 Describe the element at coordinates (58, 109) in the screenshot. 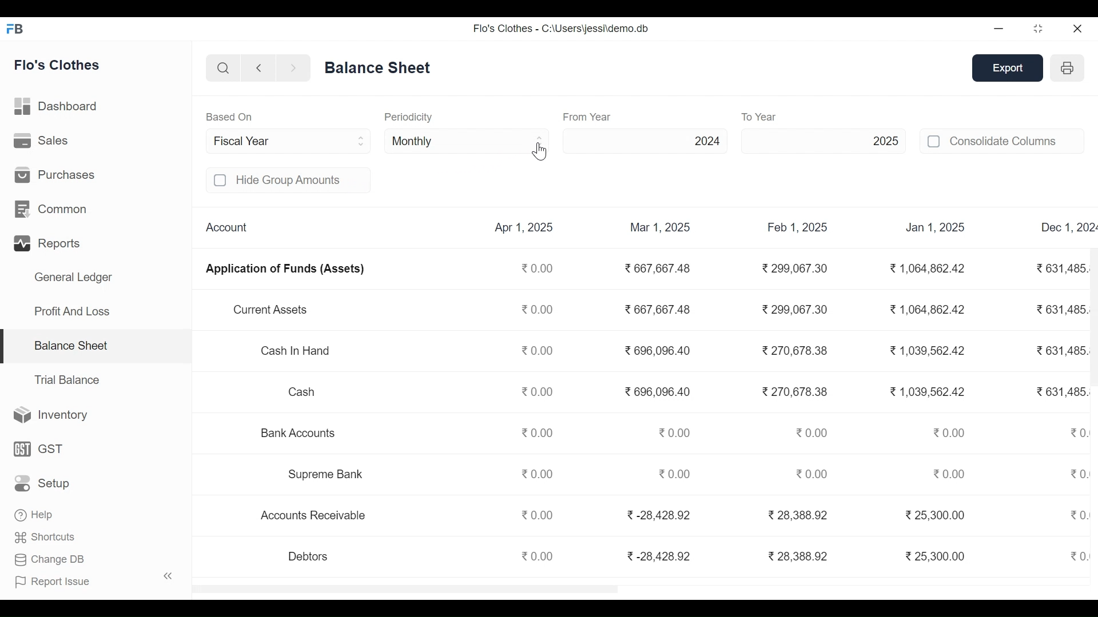

I see `dashboard` at that location.